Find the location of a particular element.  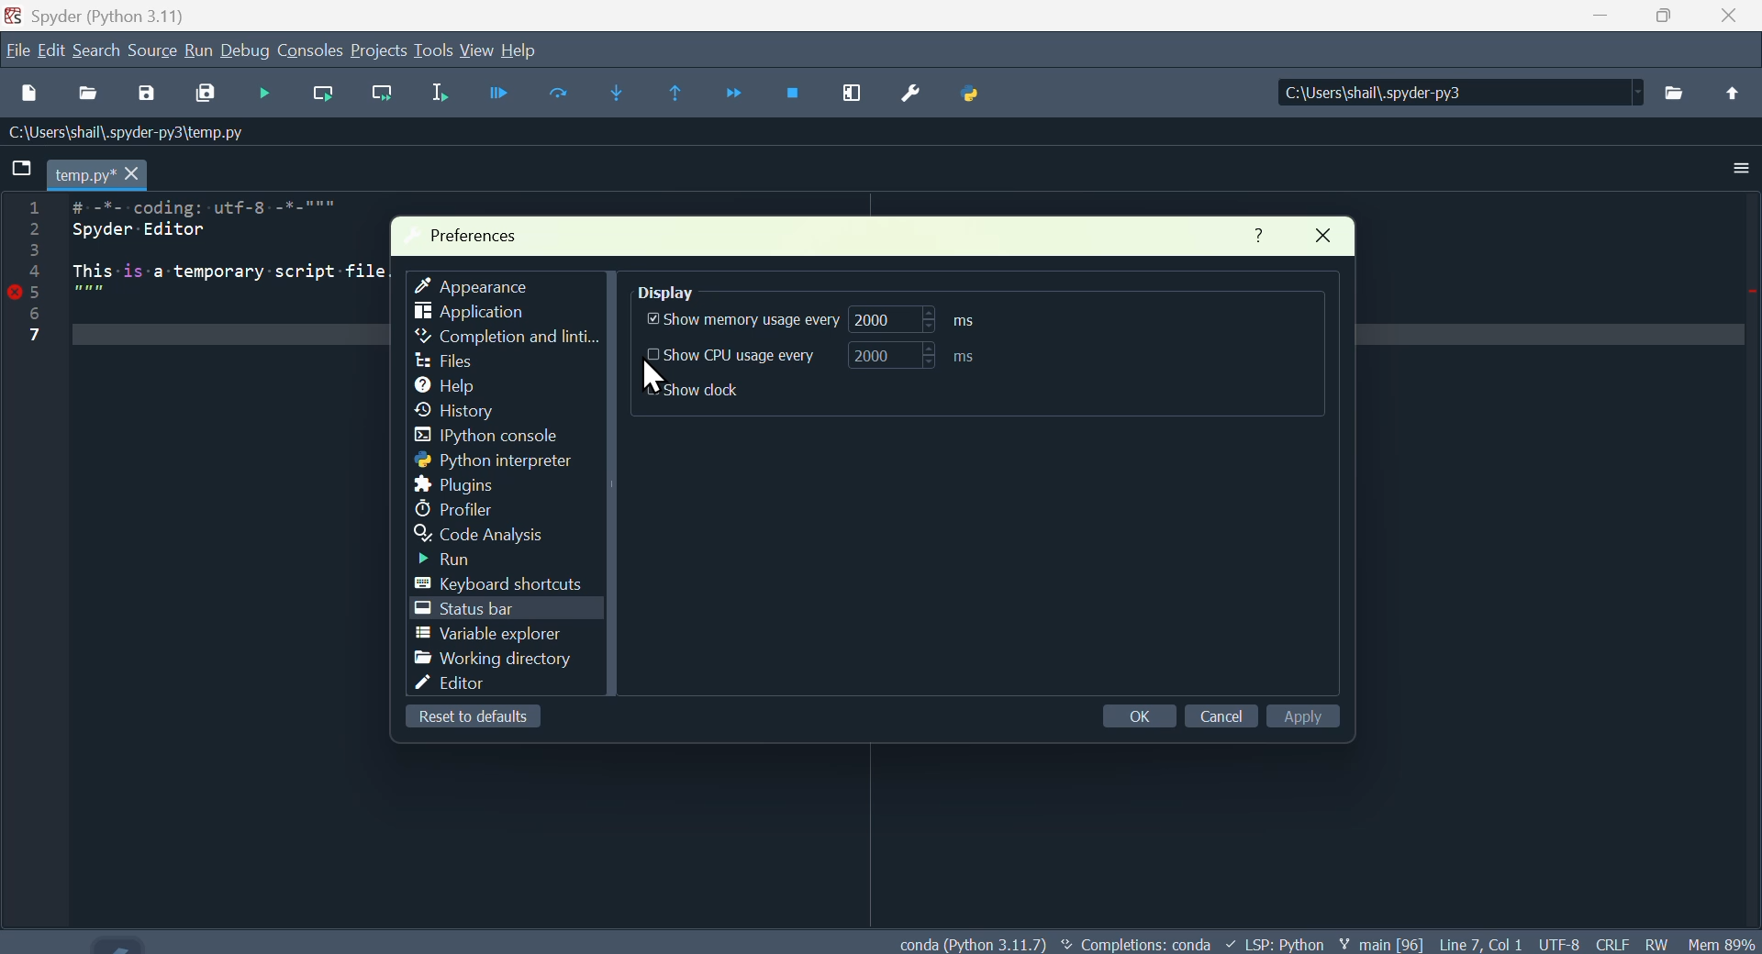

Project is located at coordinates (379, 52).